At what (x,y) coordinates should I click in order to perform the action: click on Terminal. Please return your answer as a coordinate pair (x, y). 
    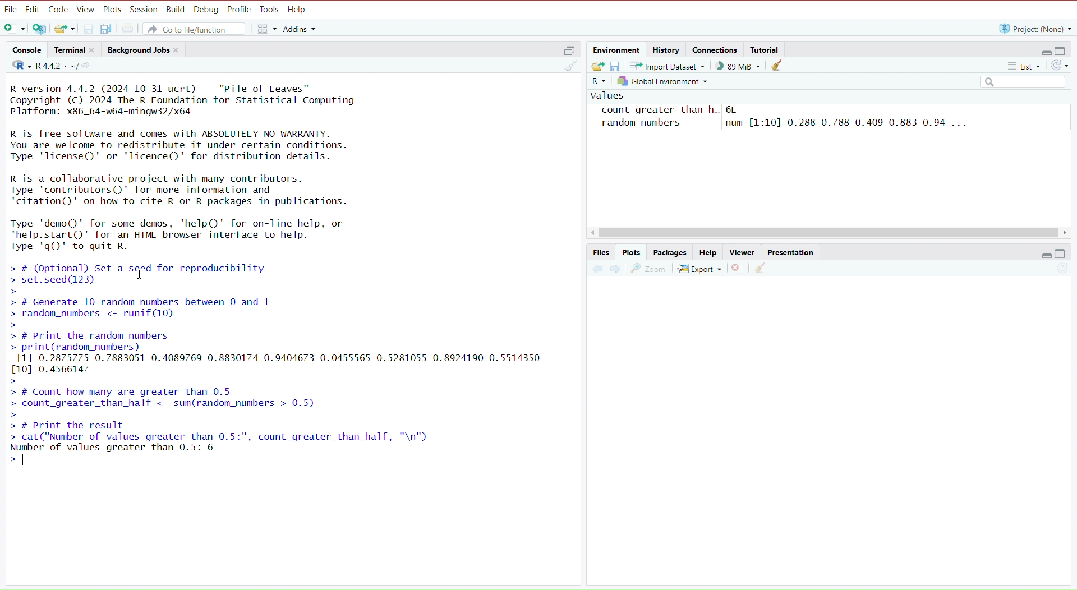
    Looking at the image, I should click on (73, 49).